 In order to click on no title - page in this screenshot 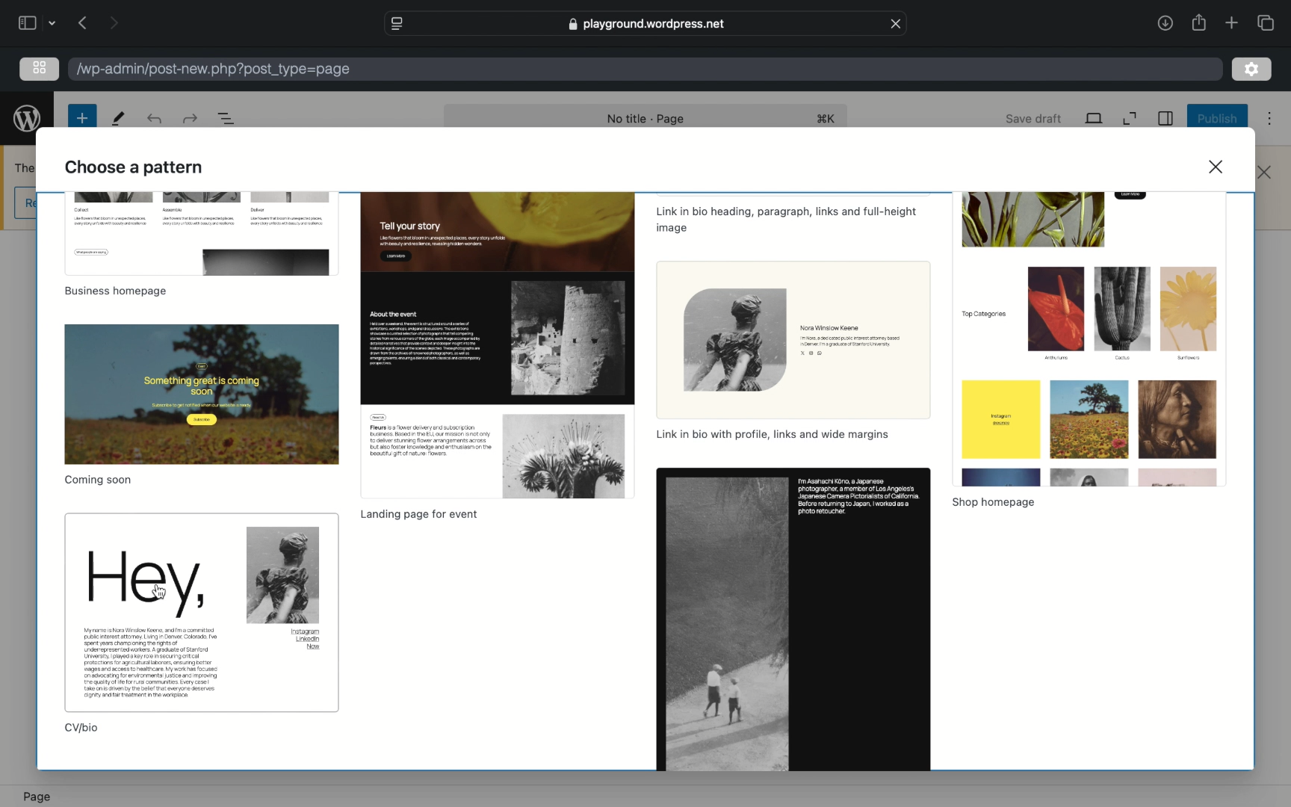, I will do `click(646, 120)`.